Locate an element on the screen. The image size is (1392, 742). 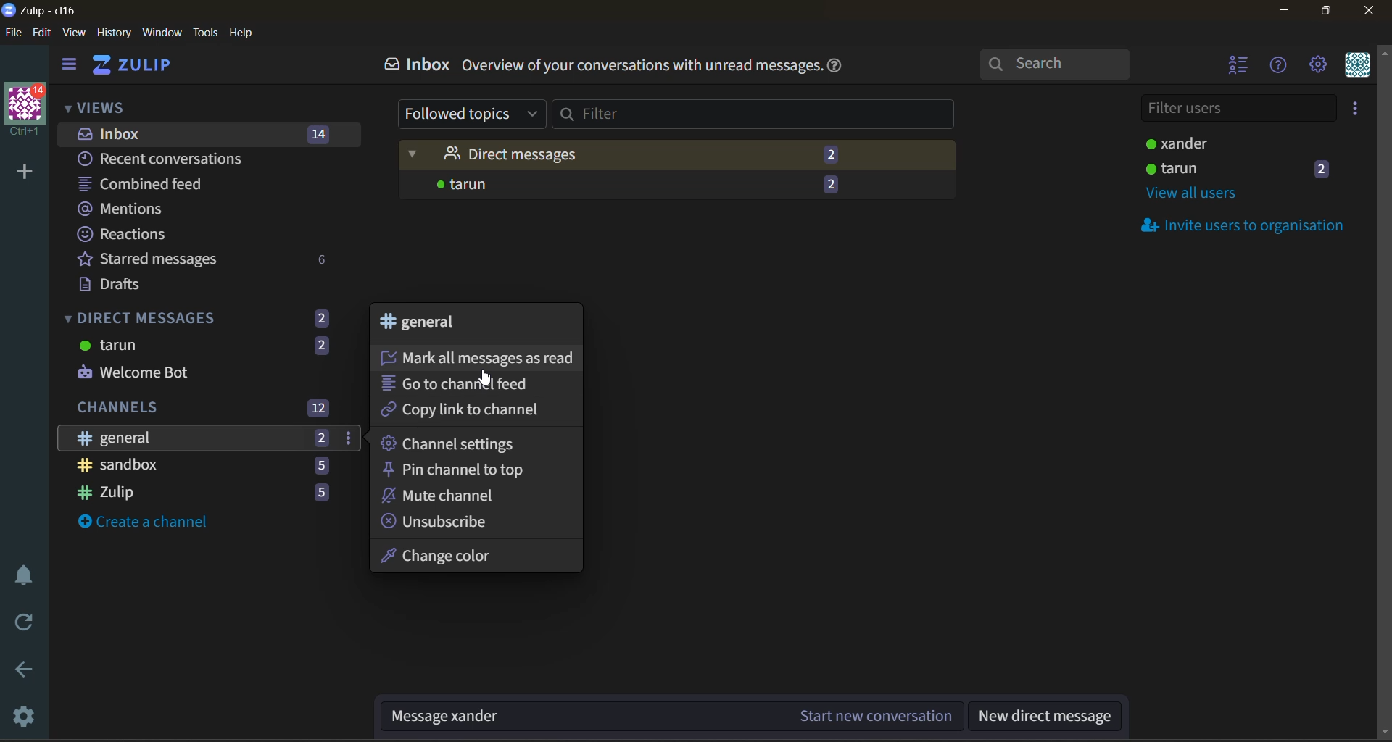
maximize is located at coordinates (1329, 9).